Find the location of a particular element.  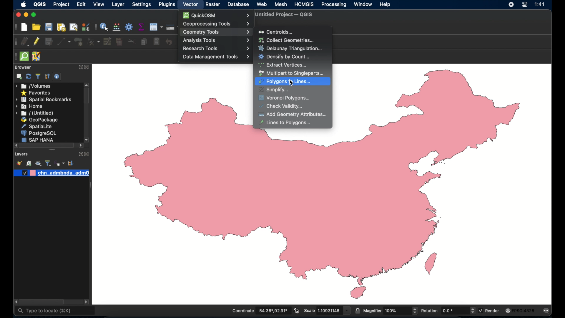

attributes toolbar is located at coordinates (95, 28).